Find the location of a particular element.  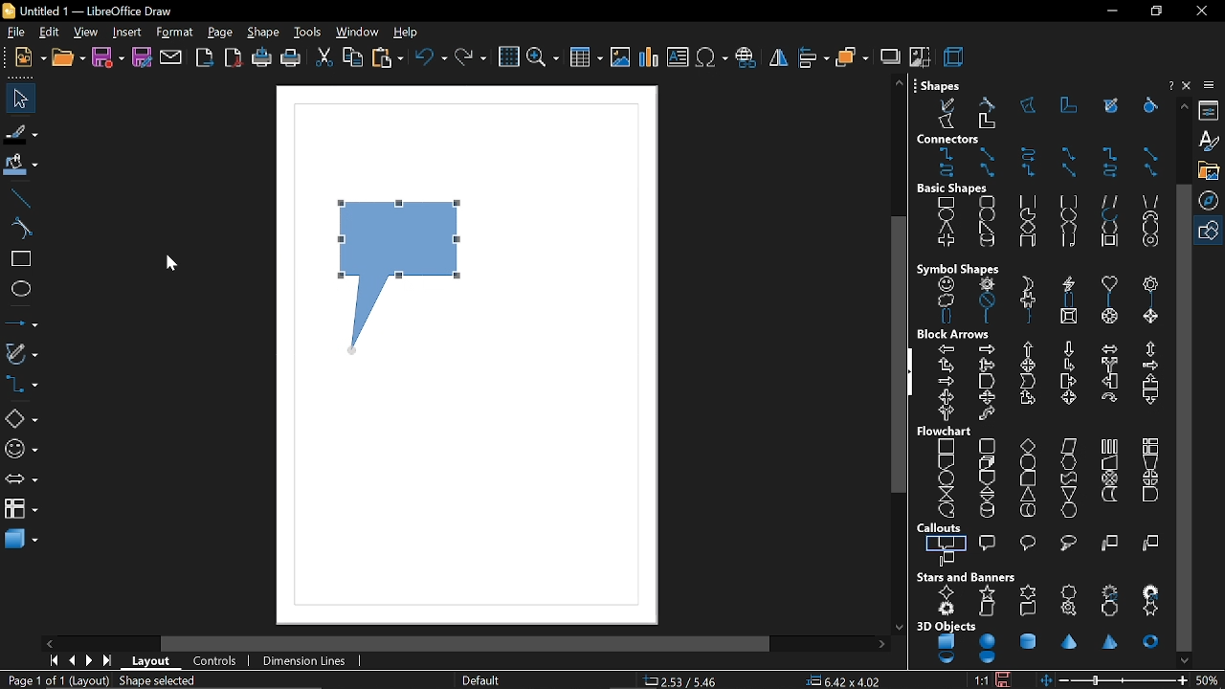

terminator is located at coordinates (1026, 462).